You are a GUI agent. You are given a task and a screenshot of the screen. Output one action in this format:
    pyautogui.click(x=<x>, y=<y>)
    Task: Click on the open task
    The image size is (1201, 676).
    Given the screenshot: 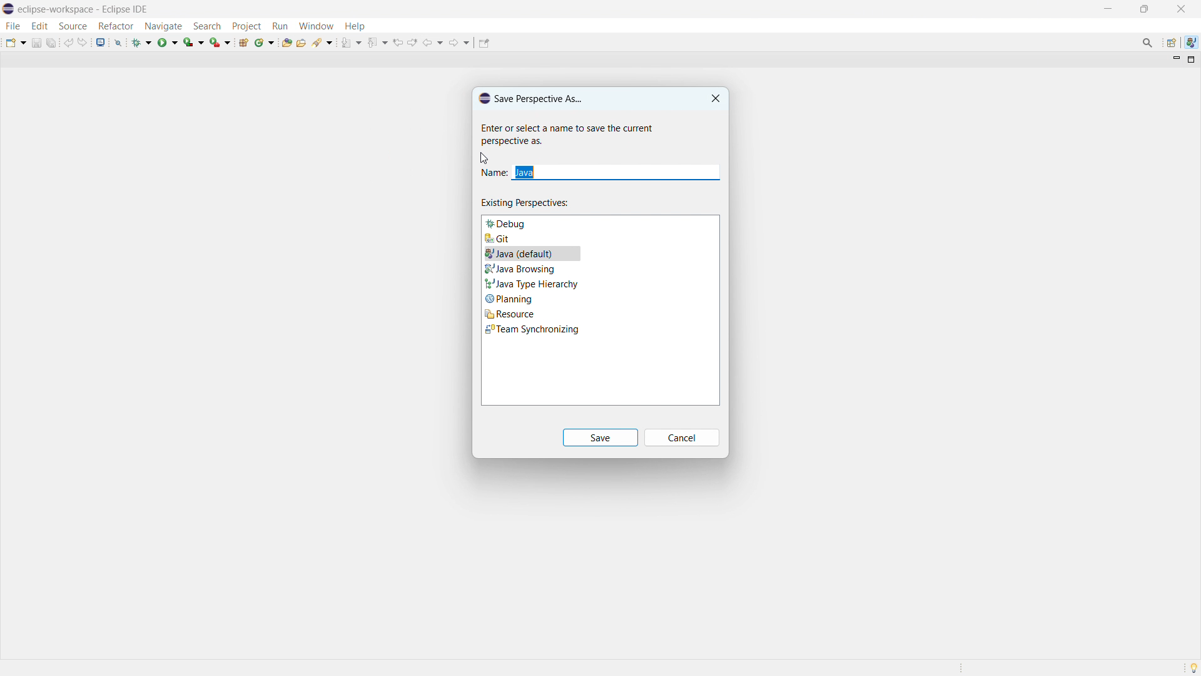 What is the action you would take?
    pyautogui.click(x=302, y=43)
    